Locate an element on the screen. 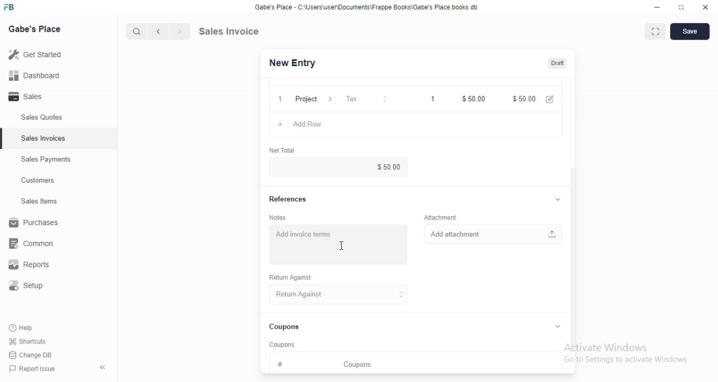  Sales Quotes is located at coordinates (36, 118).